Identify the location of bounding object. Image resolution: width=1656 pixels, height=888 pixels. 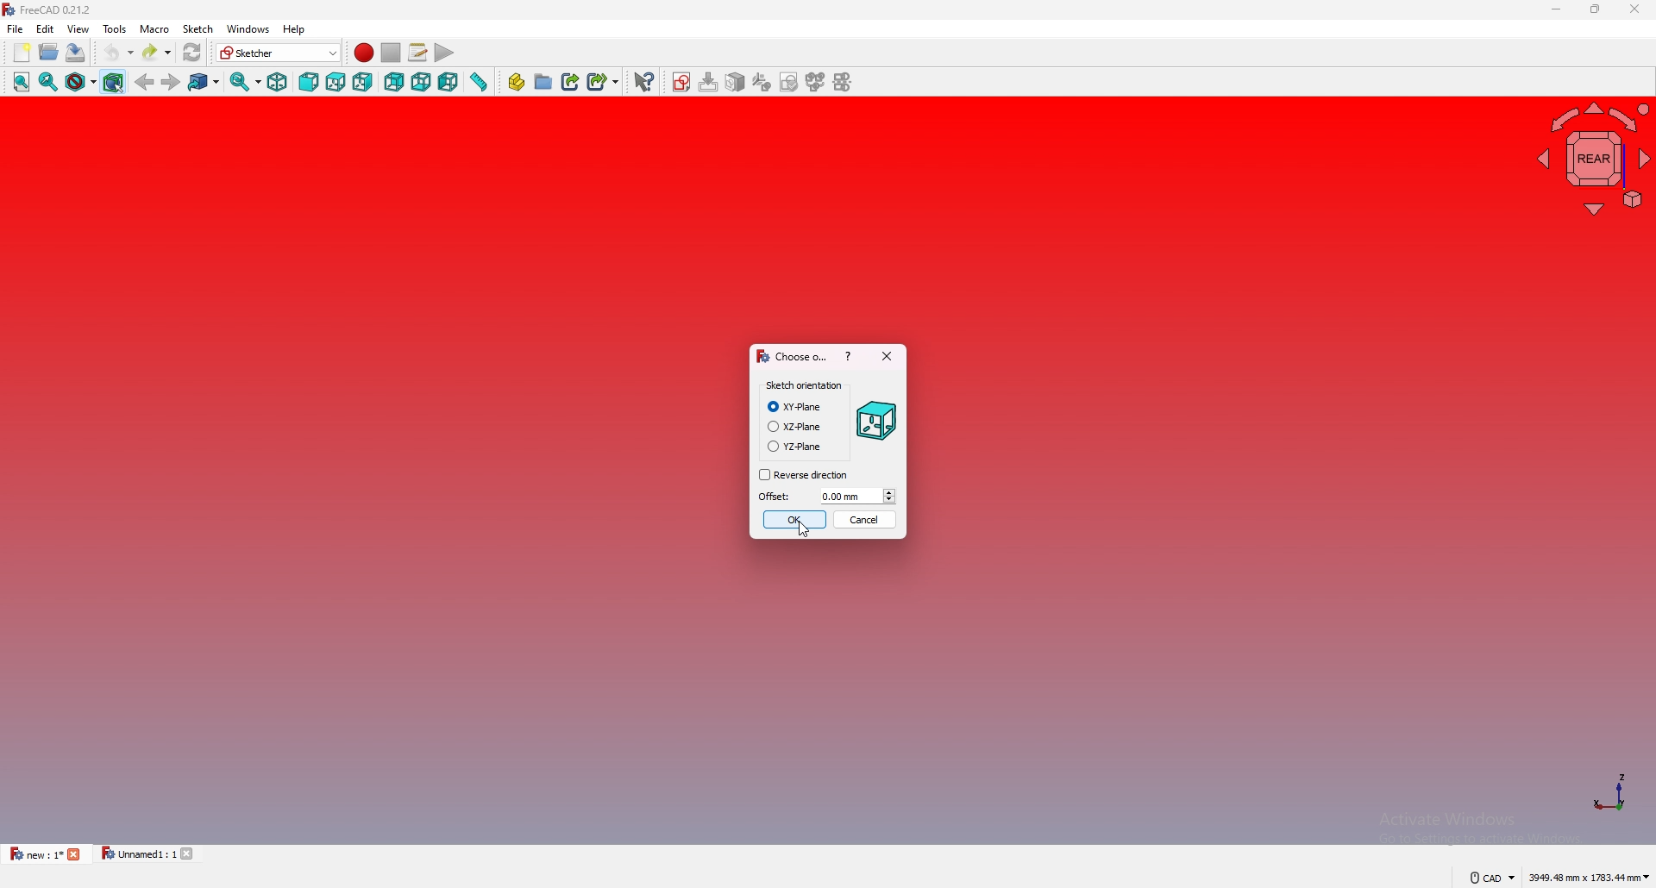
(114, 80).